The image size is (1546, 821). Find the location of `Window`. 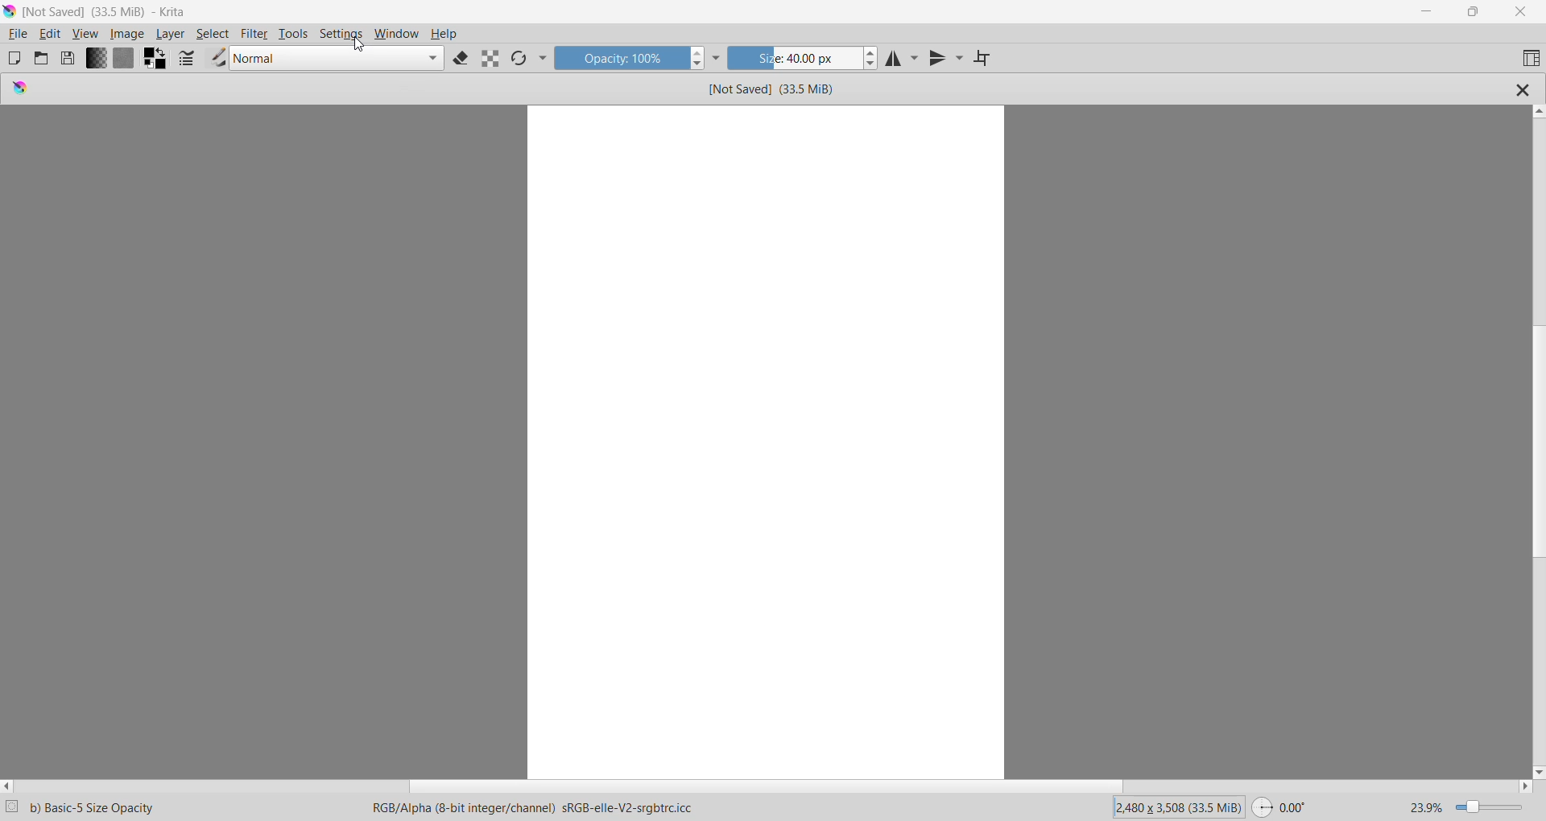

Window is located at coordinates (397, 34).